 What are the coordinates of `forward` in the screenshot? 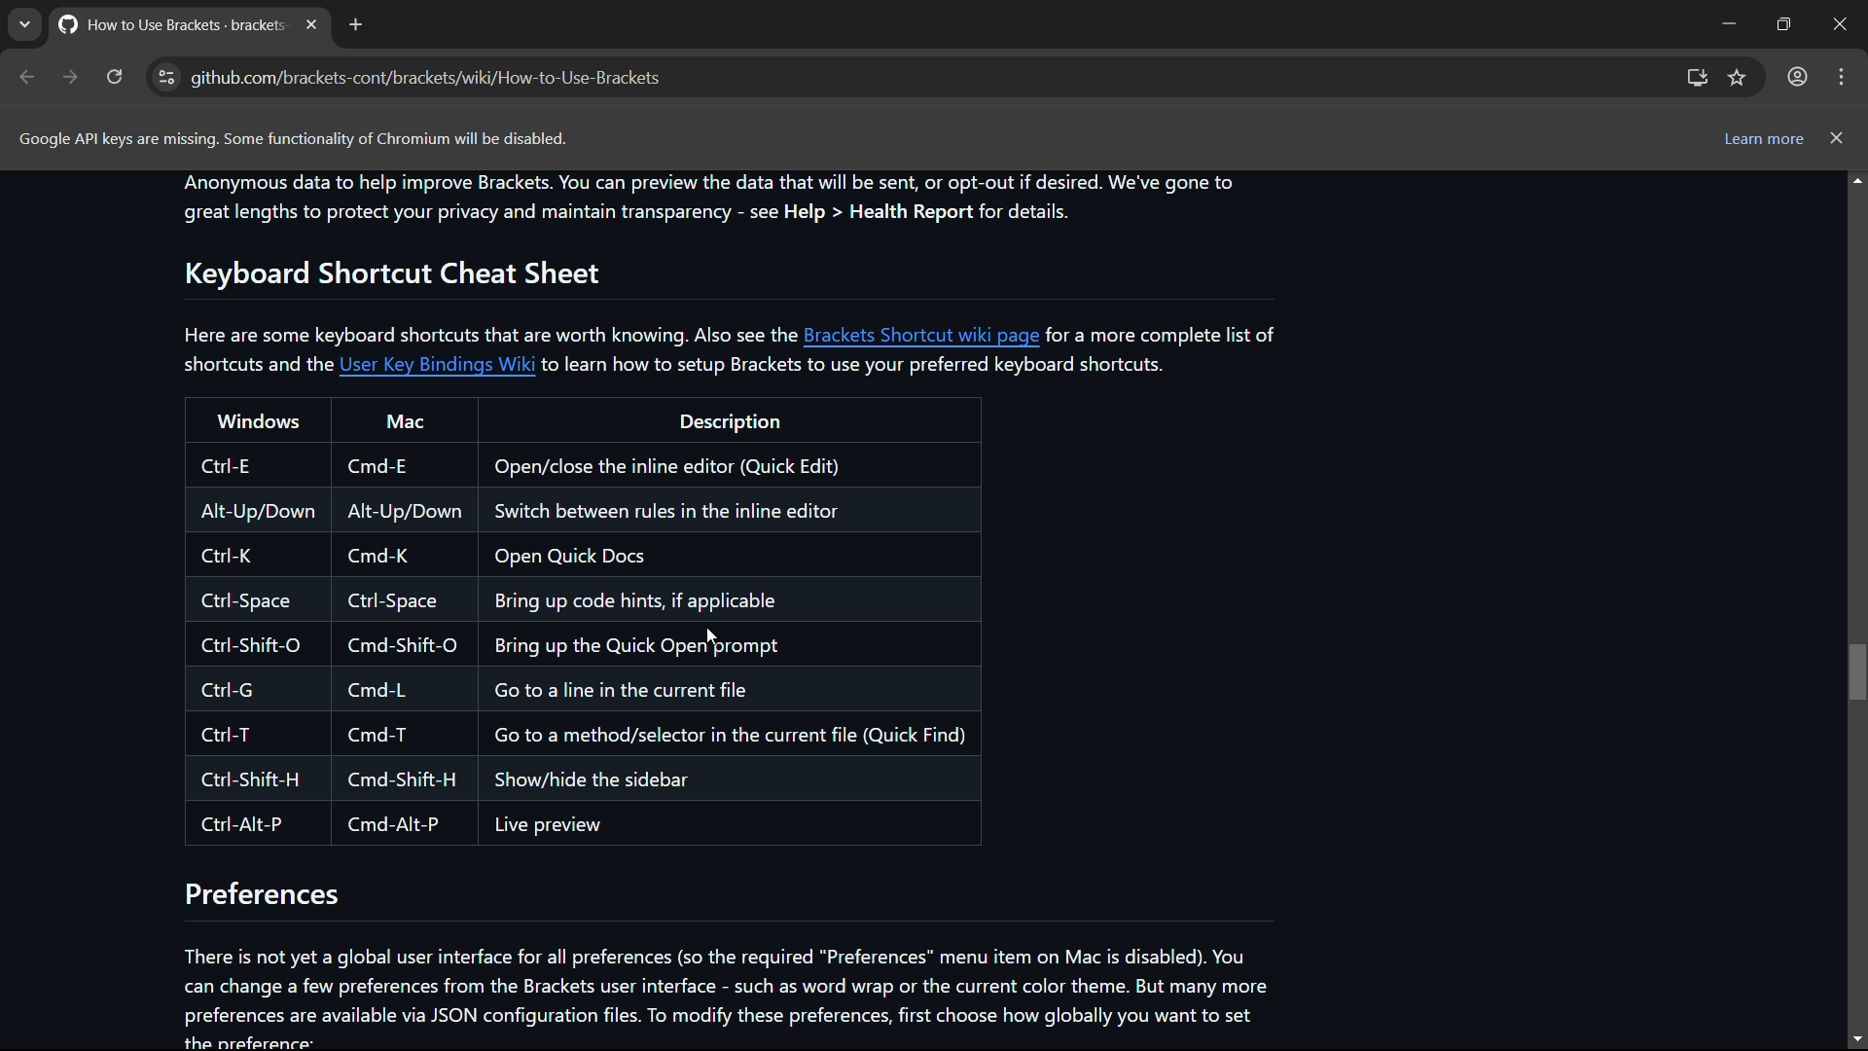 It's located at (71, 77).